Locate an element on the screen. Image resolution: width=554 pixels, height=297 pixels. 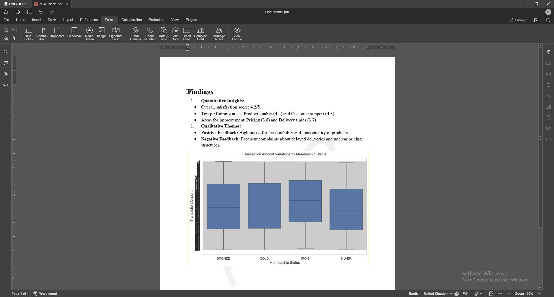
undo is located at coordinates (41, 12).